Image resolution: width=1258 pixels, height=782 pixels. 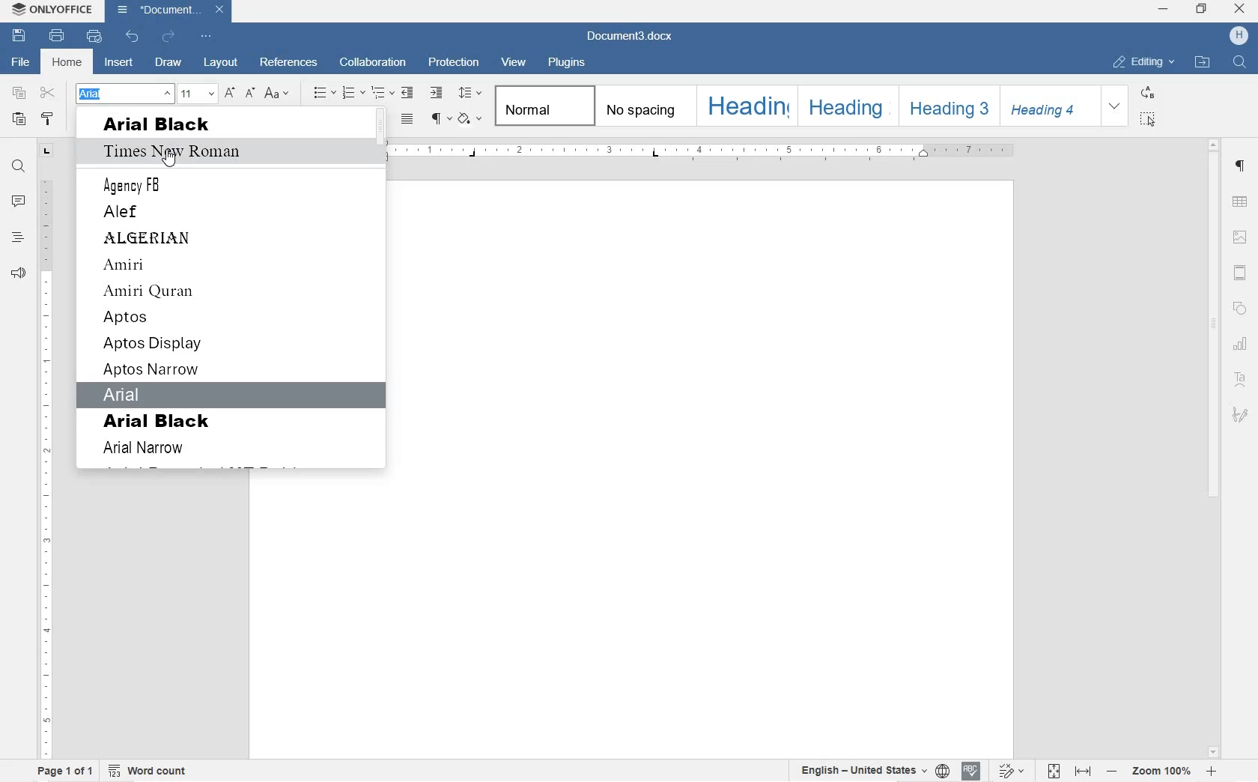 I want to click on COPY STYLE, so click(x=49, y=121).